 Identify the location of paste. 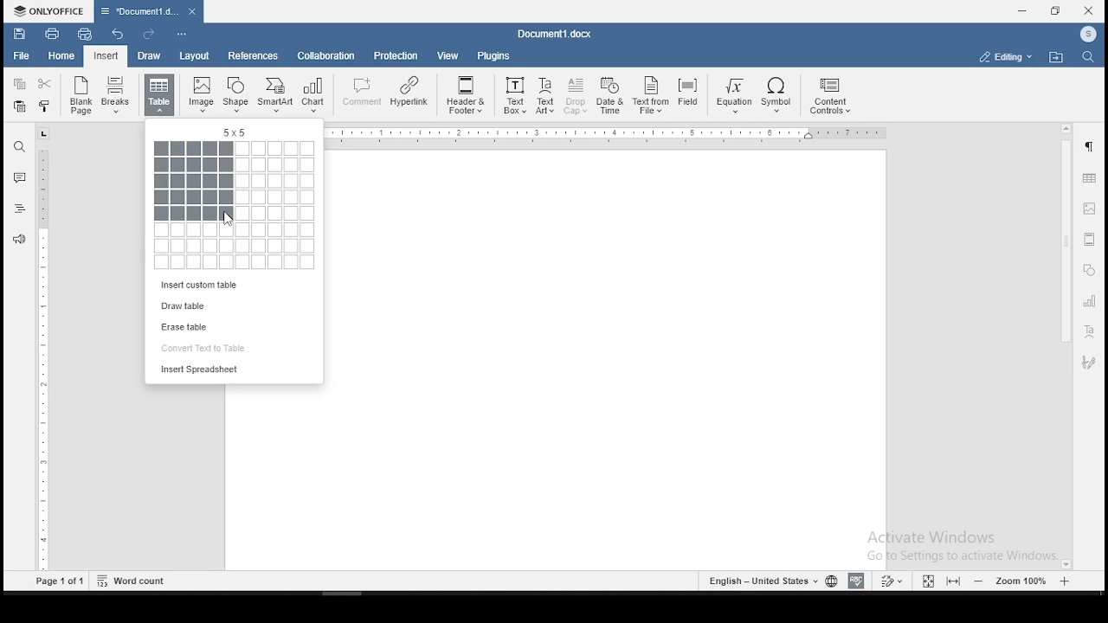
(20, 109).